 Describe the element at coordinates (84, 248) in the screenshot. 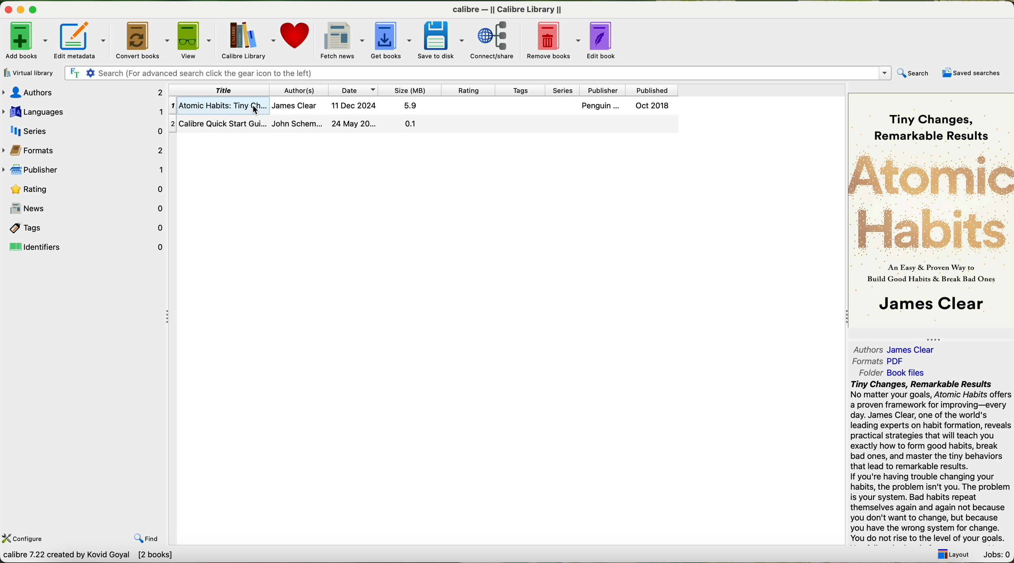

I see `identifiers` at that location.